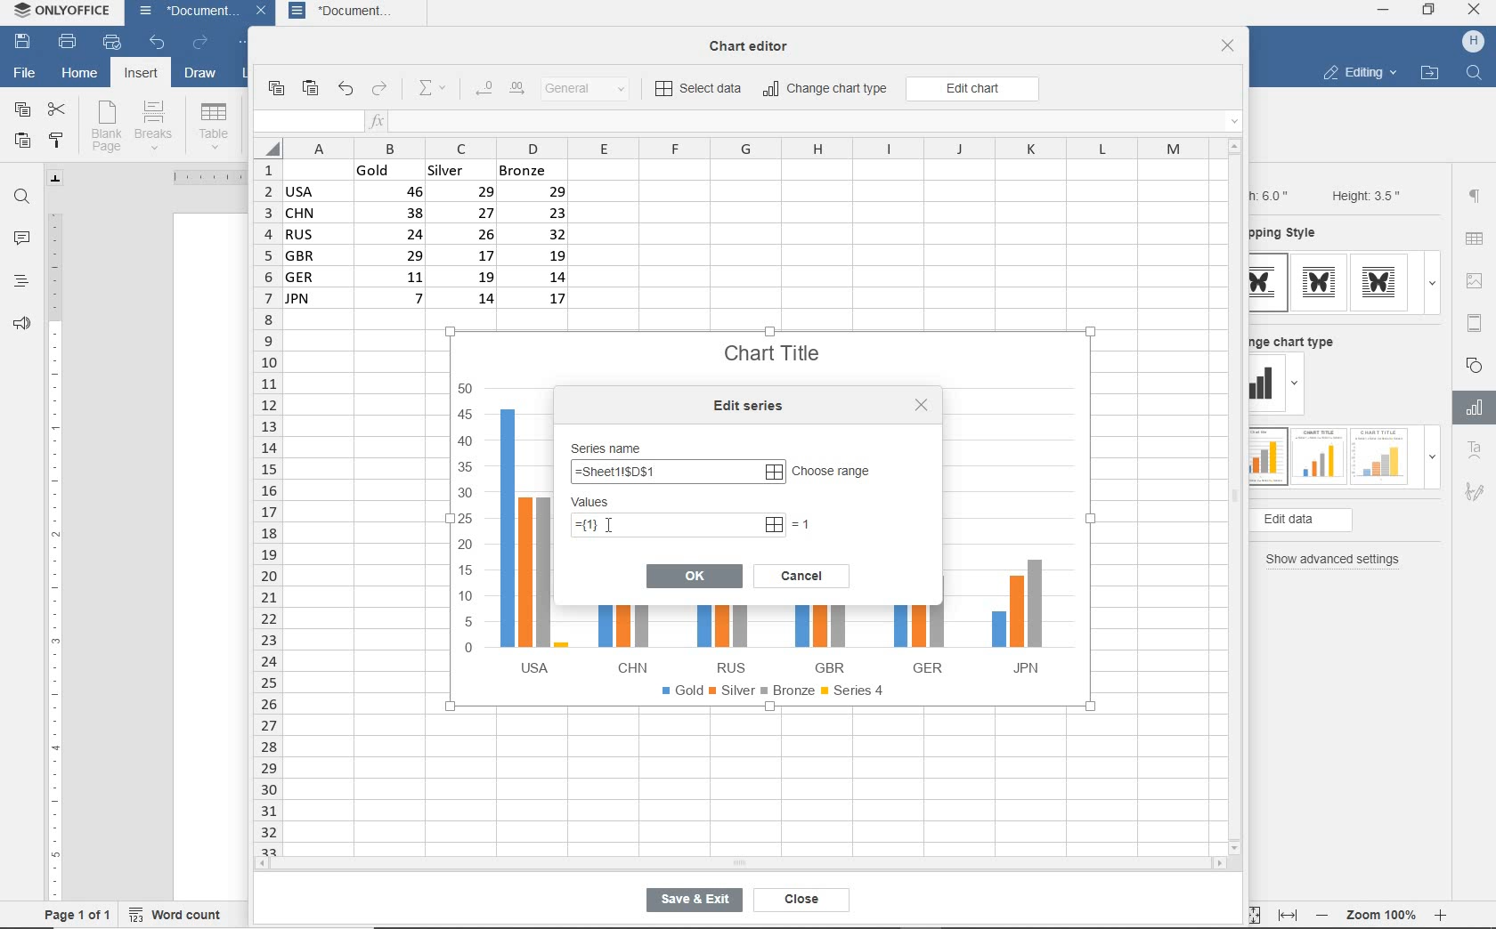 Image resolution: width=1496 pixels, height=929 pixels. I want to click on system name, so click(65, 14).